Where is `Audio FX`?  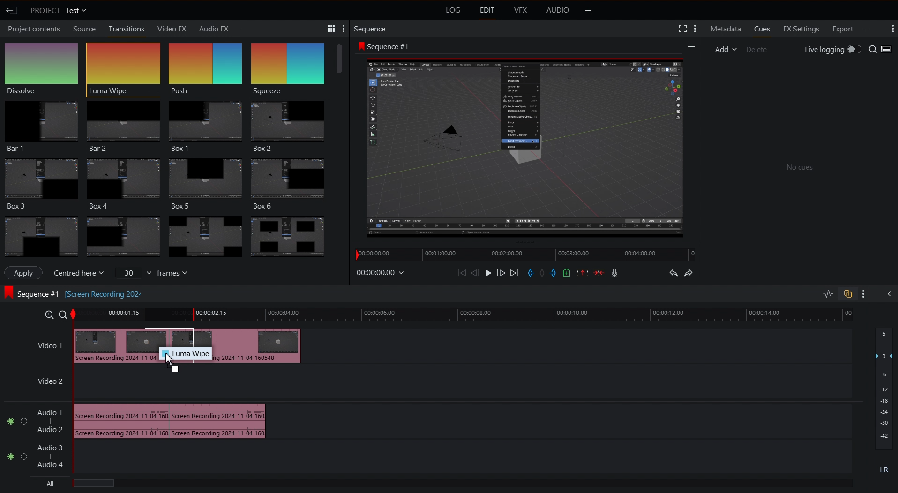
Audio FX is located at coordinates (221, 28).